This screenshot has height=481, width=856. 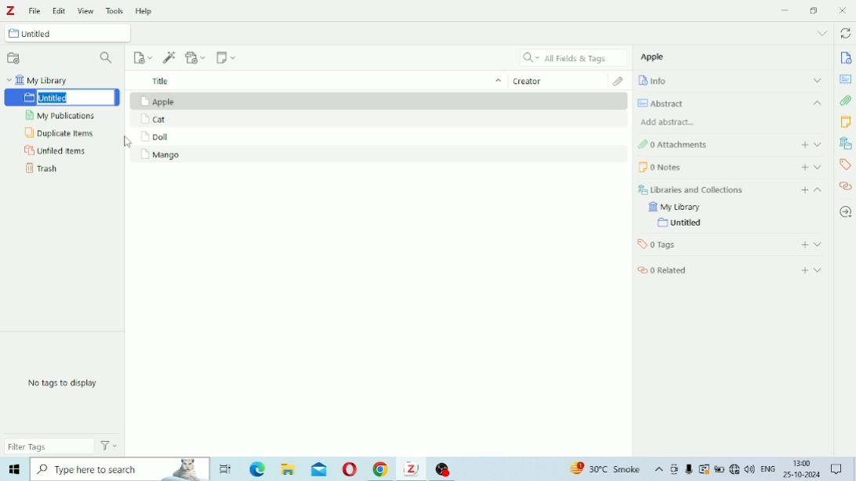 What do you see at coordinates (836, 468) in the screenshot?
I see `` at bounding box center [836, 468].